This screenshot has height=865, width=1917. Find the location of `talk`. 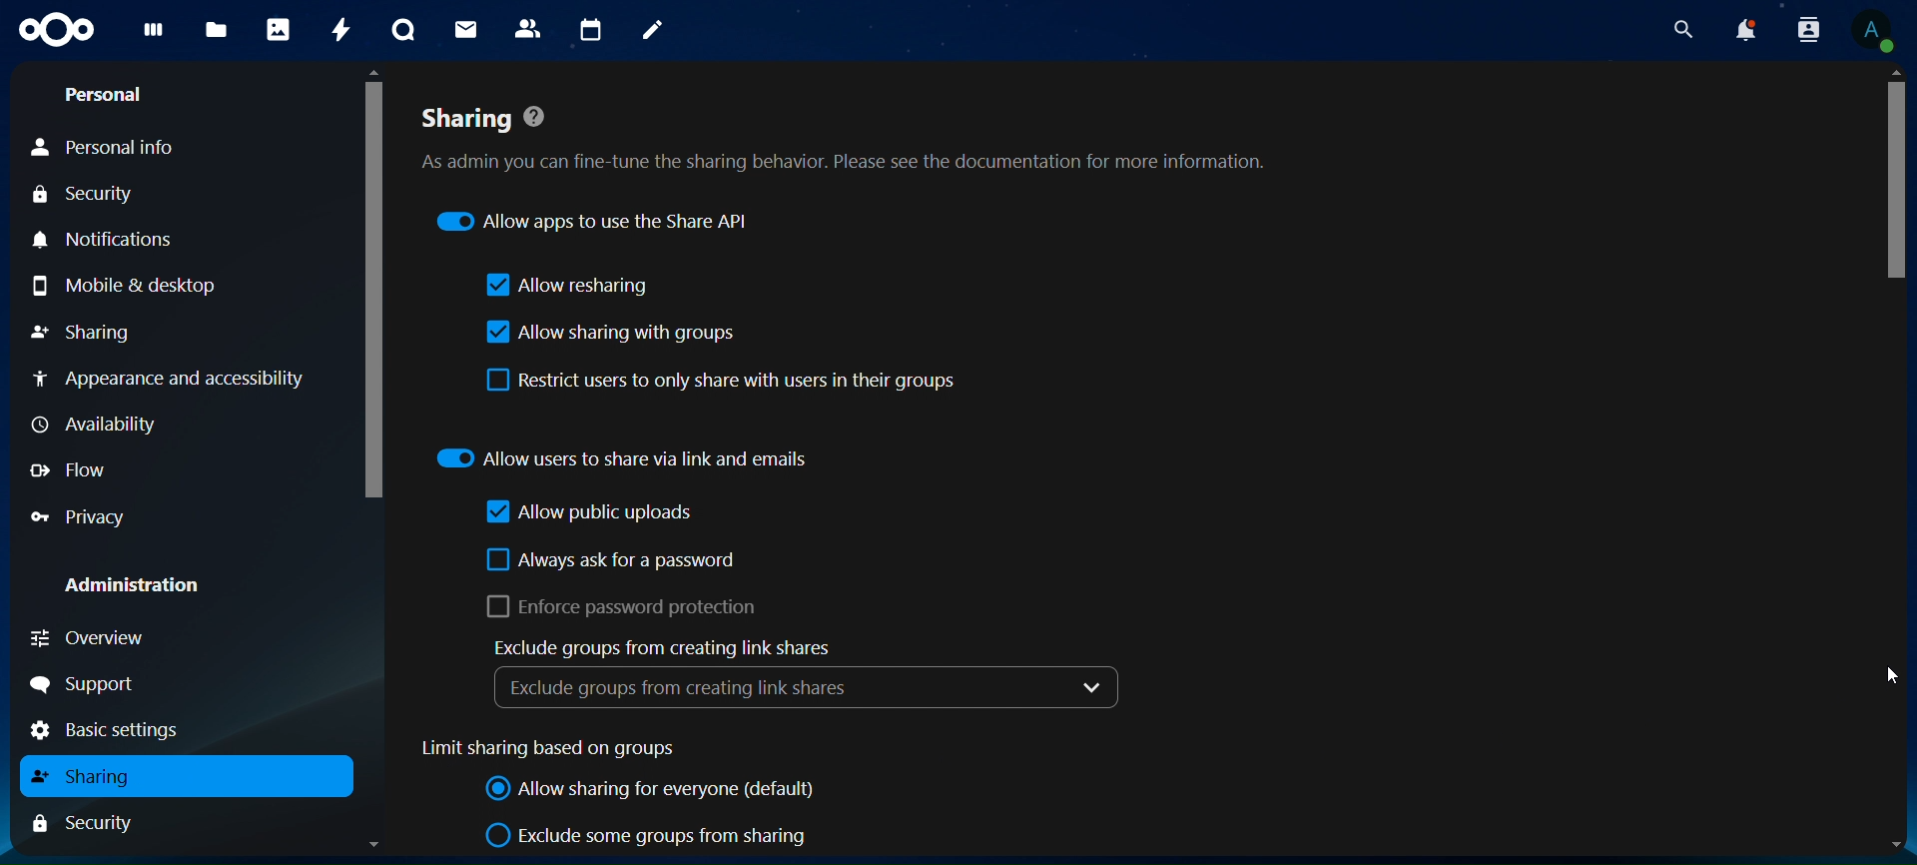

talk is located at coordinates (402, 29).